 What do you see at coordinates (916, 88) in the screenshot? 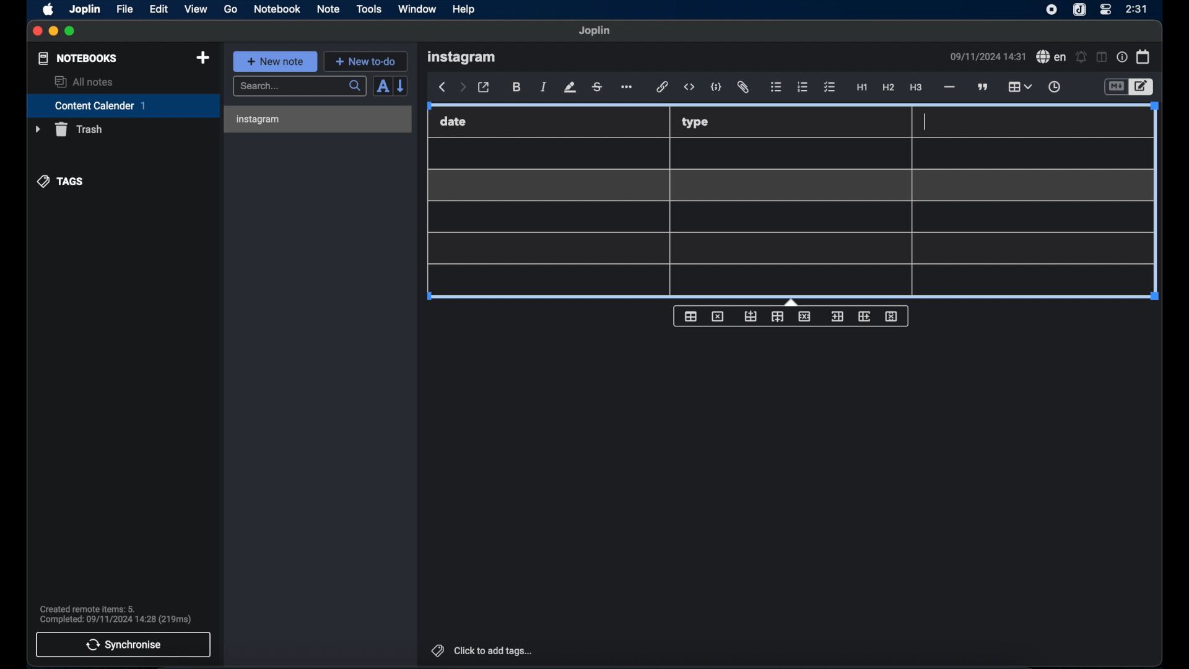
I see `heading 3` at bounding box center [916, 88].